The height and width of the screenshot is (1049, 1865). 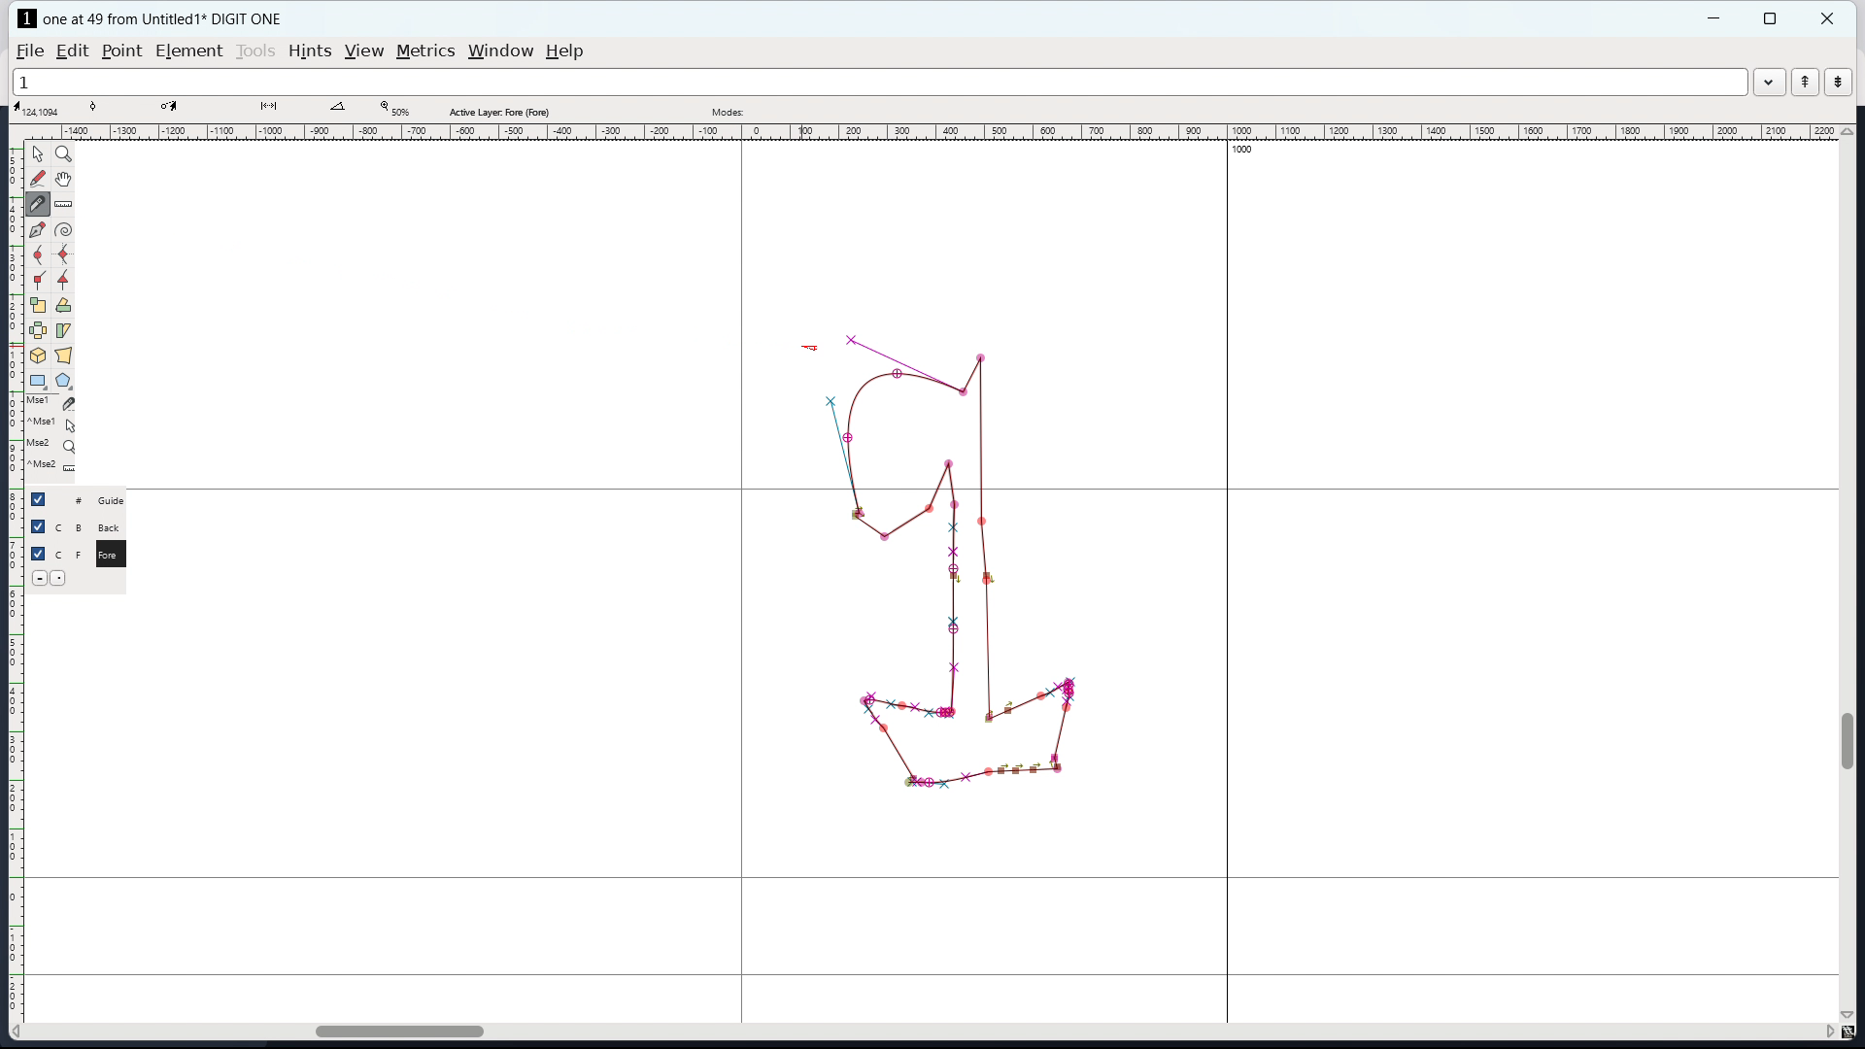 What do you see at coordinates (71, 525) in the screenshot?
I see `C B` at bounding box center [71, 525].